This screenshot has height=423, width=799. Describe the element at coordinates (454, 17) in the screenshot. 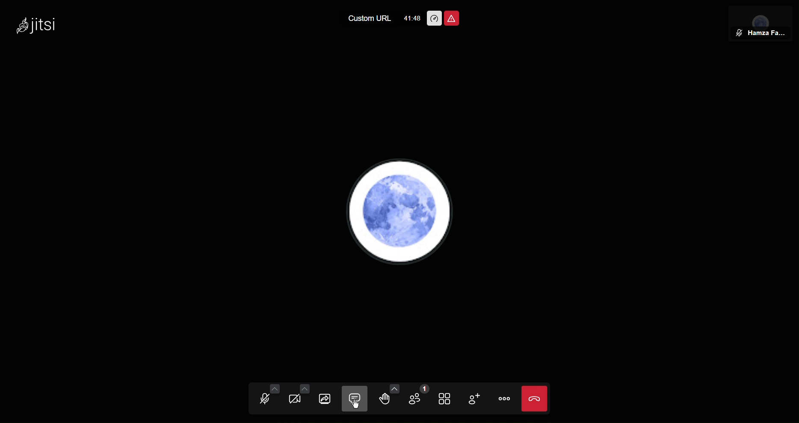

I see `Unsafe Meeting` at that location.